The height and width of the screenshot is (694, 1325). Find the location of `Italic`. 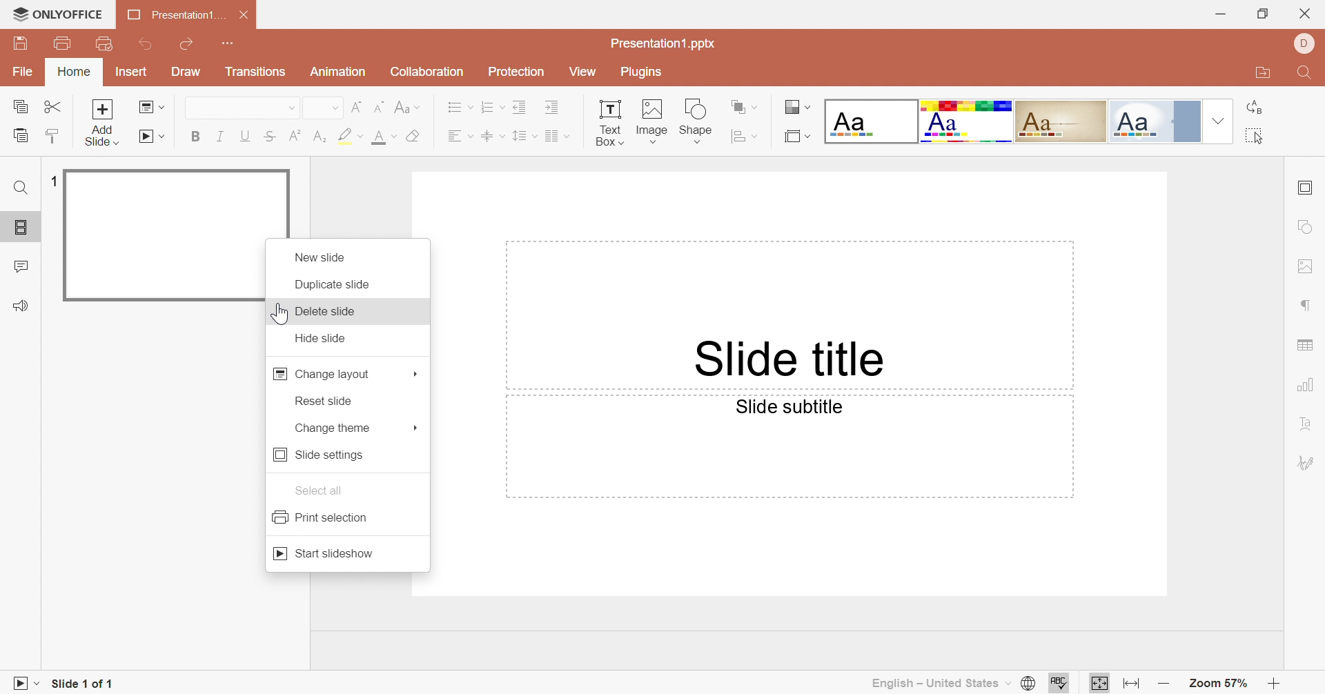

Italic is located at coordinates (219, 135).